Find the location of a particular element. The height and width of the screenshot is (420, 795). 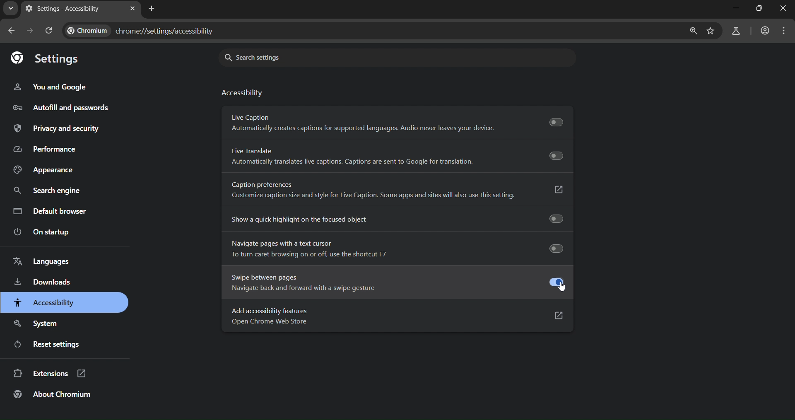

Live Caption
Automatically creates captions for supported languages. Audio never leaves your device. is located at coordinates (397, 122).